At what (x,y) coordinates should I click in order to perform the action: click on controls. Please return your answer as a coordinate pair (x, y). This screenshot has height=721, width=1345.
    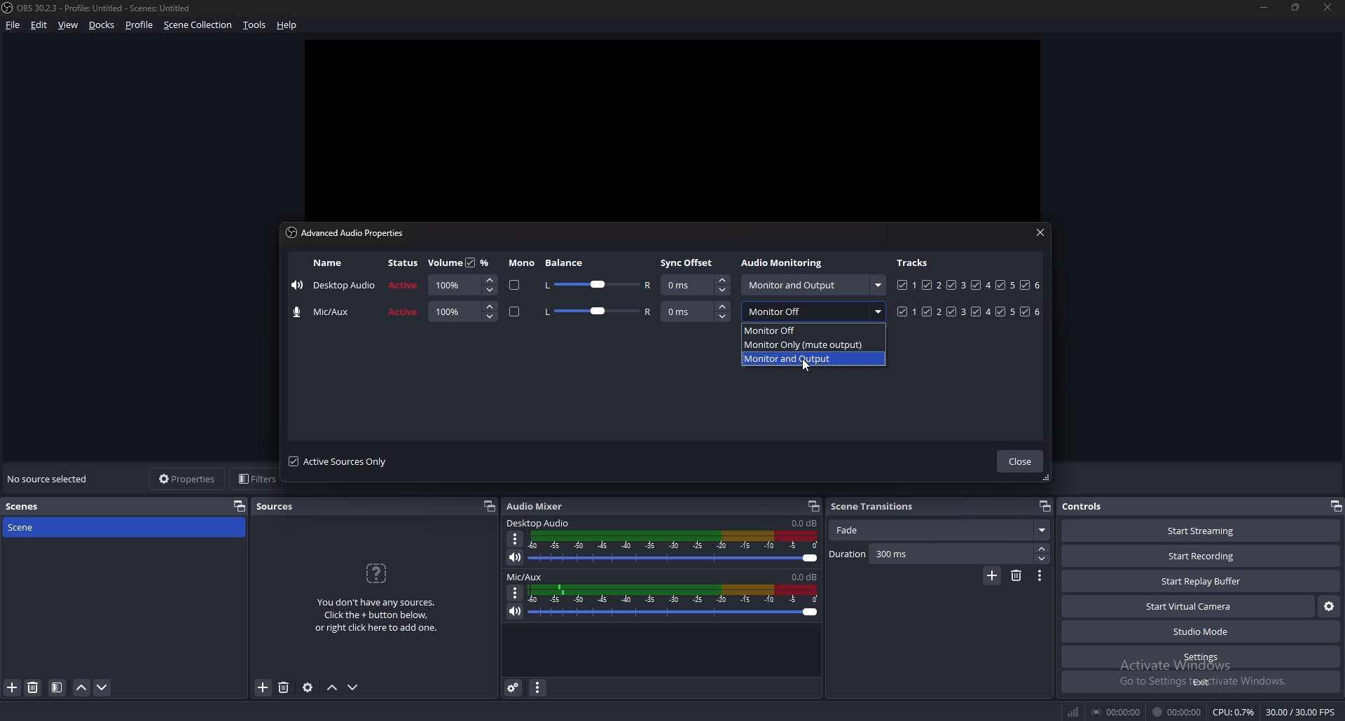
    Looking at the image, I should click on (1087, 505).